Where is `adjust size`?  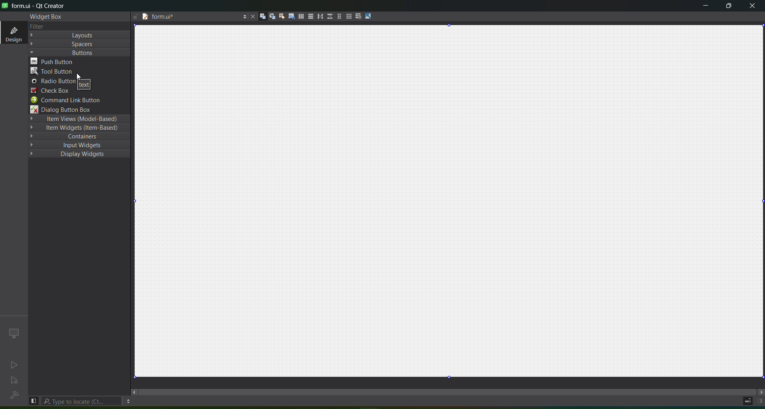
adjust size is located at coordinates (369, 16).